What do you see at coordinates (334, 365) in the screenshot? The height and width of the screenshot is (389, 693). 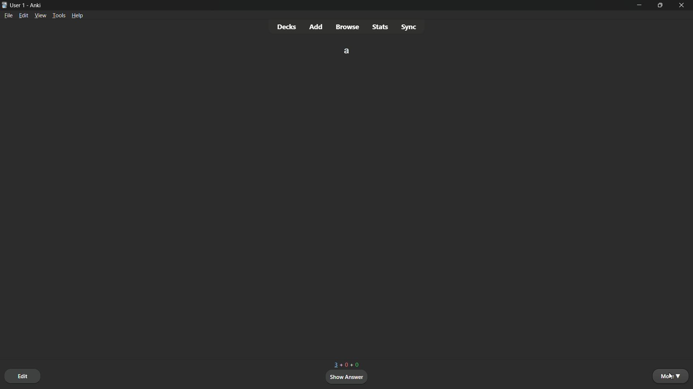 I see `3` at bounding box center [334, 365].